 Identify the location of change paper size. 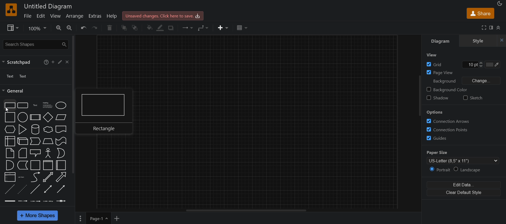
(461, 160).